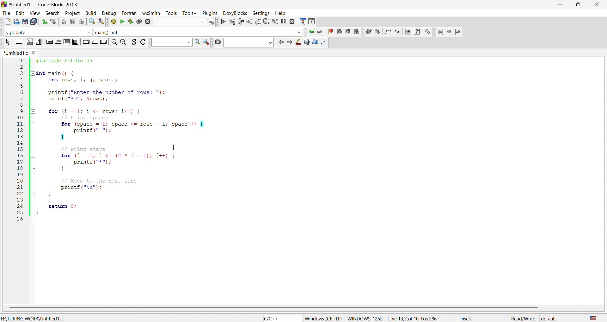 The image size is (607, 322). What do you see at coordinates (63, 22) in the screenshot?
I see `cut` at bounding box center [63, 22].